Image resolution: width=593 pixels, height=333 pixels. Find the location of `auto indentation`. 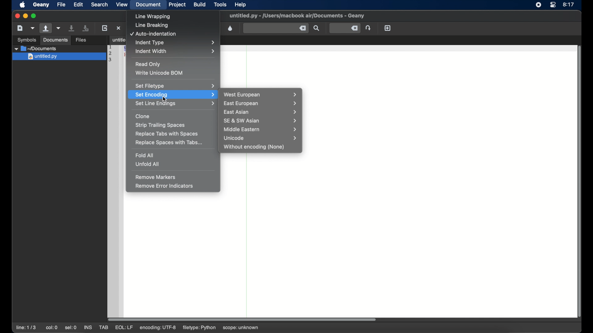

auto indentation is located at coordinates (154, 34).